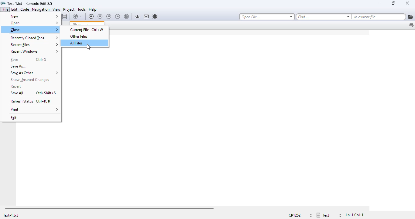 Image resolution: width=415 pixels, height=219 pixels. Describe the element at coordinates (79, 36) in the screenshot. I see `other files` at that location.